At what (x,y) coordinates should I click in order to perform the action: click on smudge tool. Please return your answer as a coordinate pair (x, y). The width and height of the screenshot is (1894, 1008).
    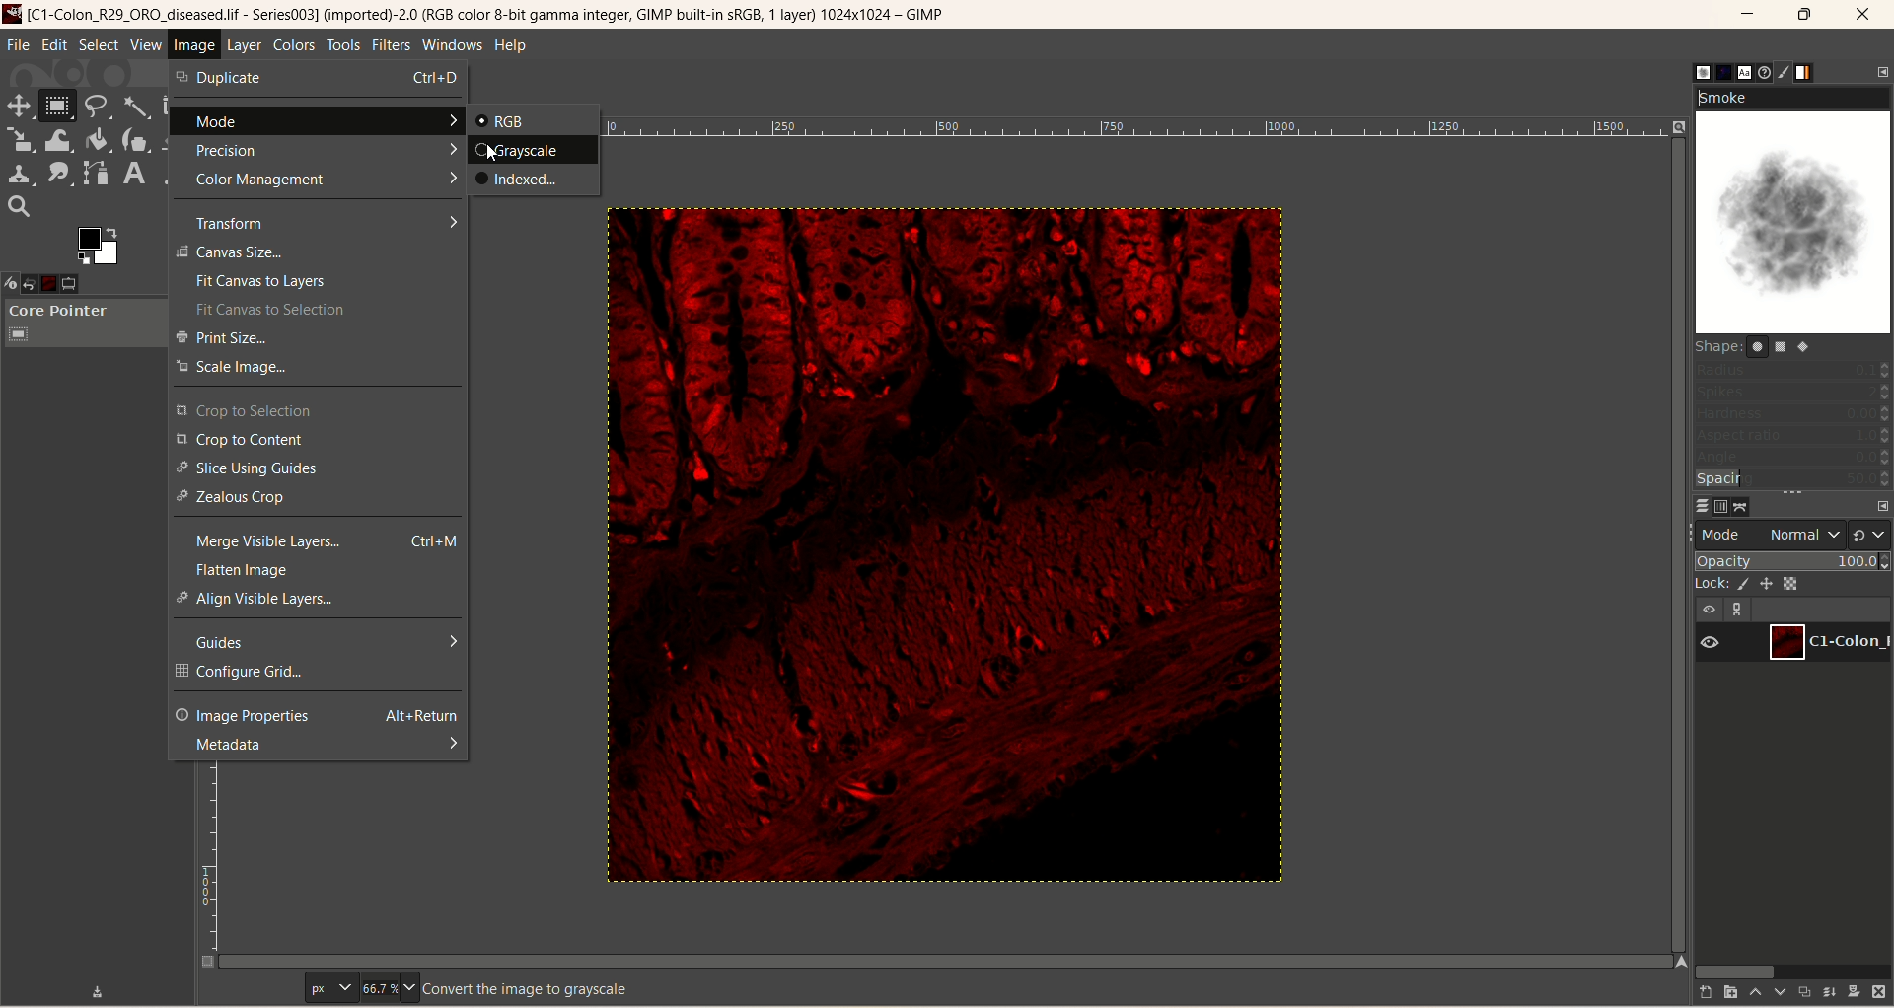
    Looking at the image, I should click on (60, 173).